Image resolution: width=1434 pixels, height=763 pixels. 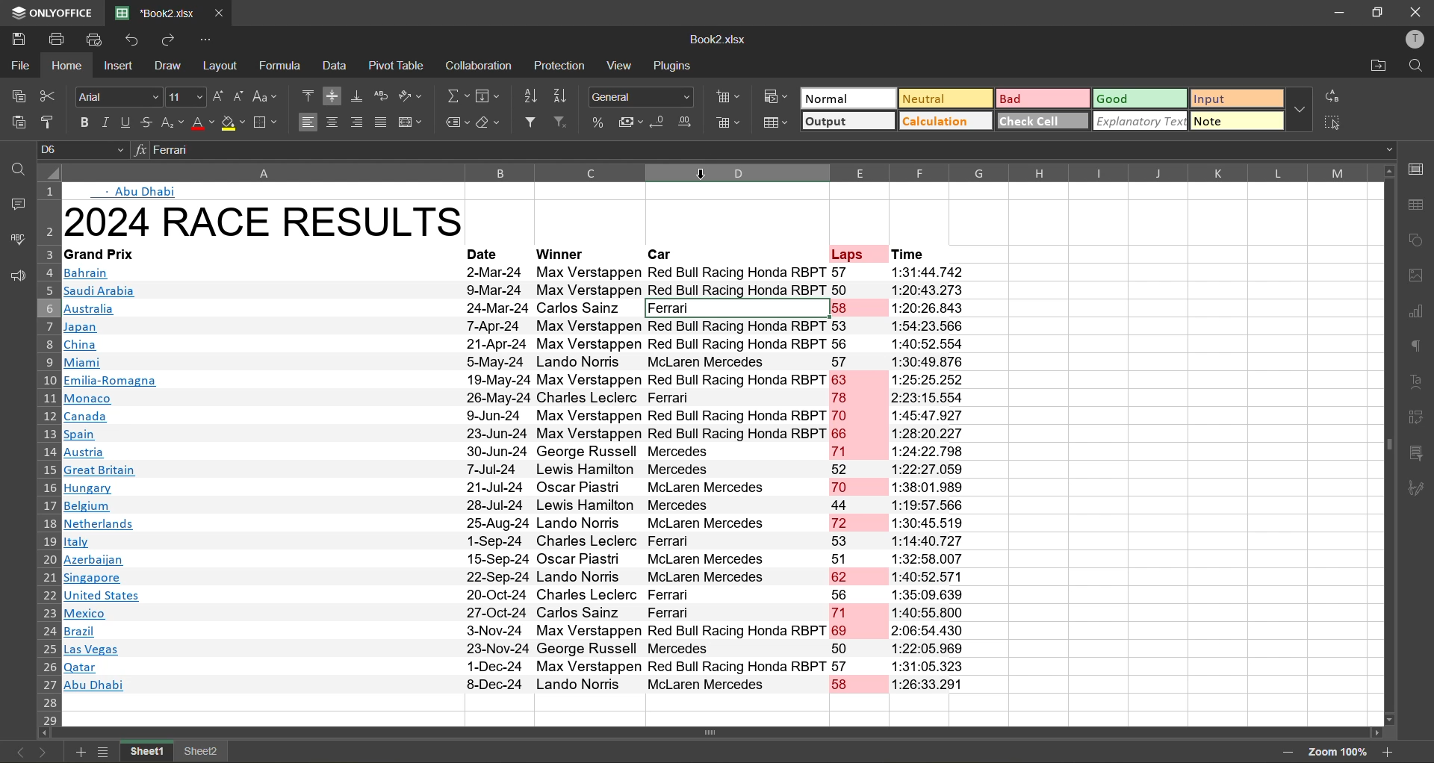 I want to click on delete cells, so click(x=731, y=122).